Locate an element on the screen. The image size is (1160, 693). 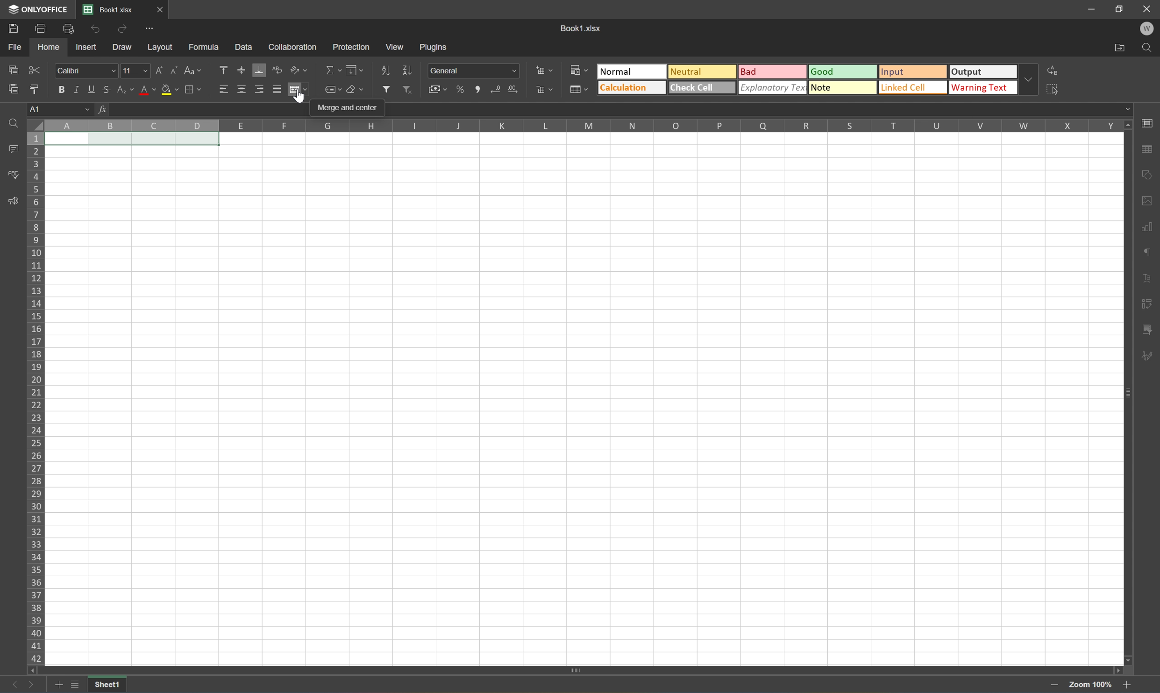
Align top is located at coordinates (223, 69).